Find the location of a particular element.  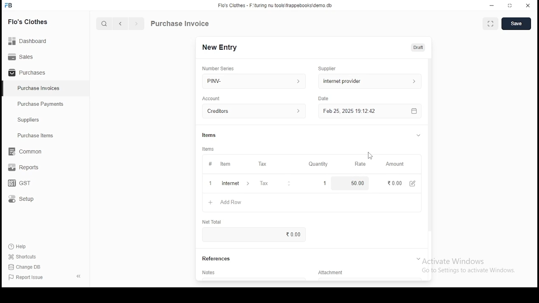

feb 25, 2025 19:12:42 is located at coordinates (369, 111).